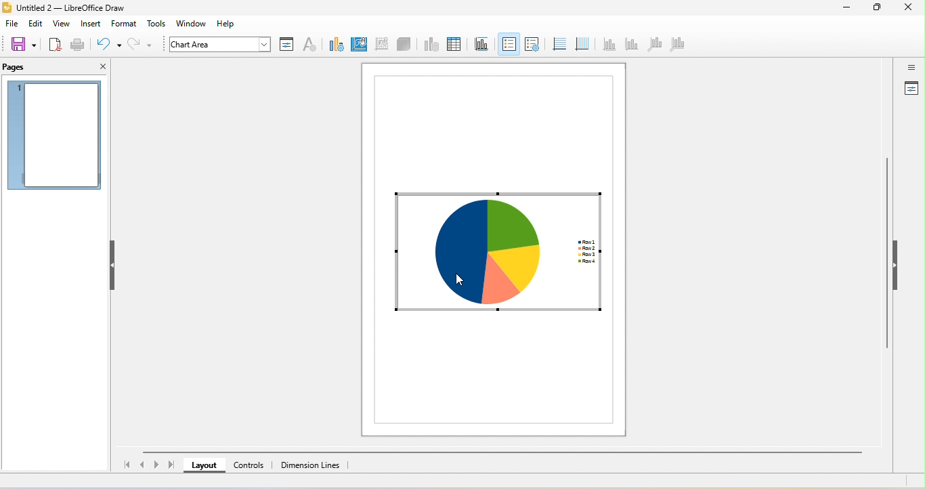 This screenshot has height=489, width=925. What do you see at coordinates (676, 46) in the screenshot?
I see `allaxes` at bounding box center [676, 46].